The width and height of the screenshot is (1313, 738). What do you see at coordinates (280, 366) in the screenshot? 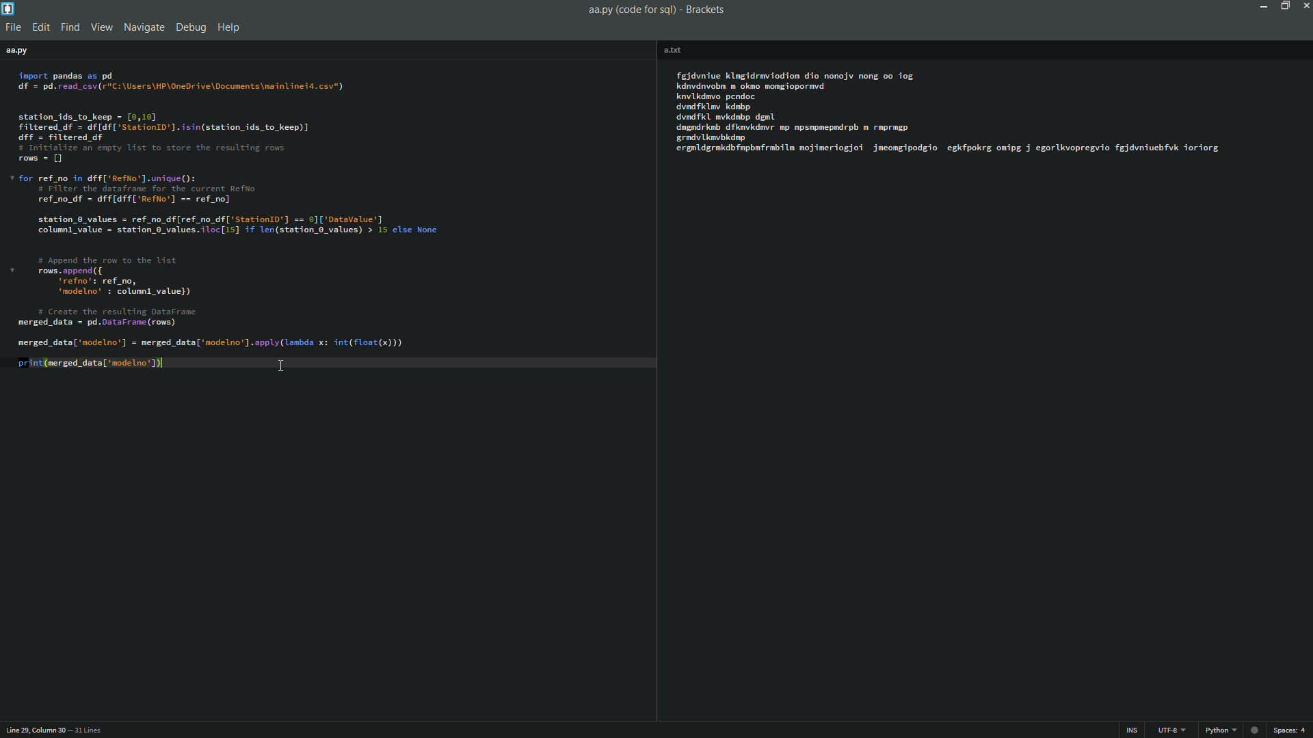
I see `cursor` at bounding box center [280, 366].